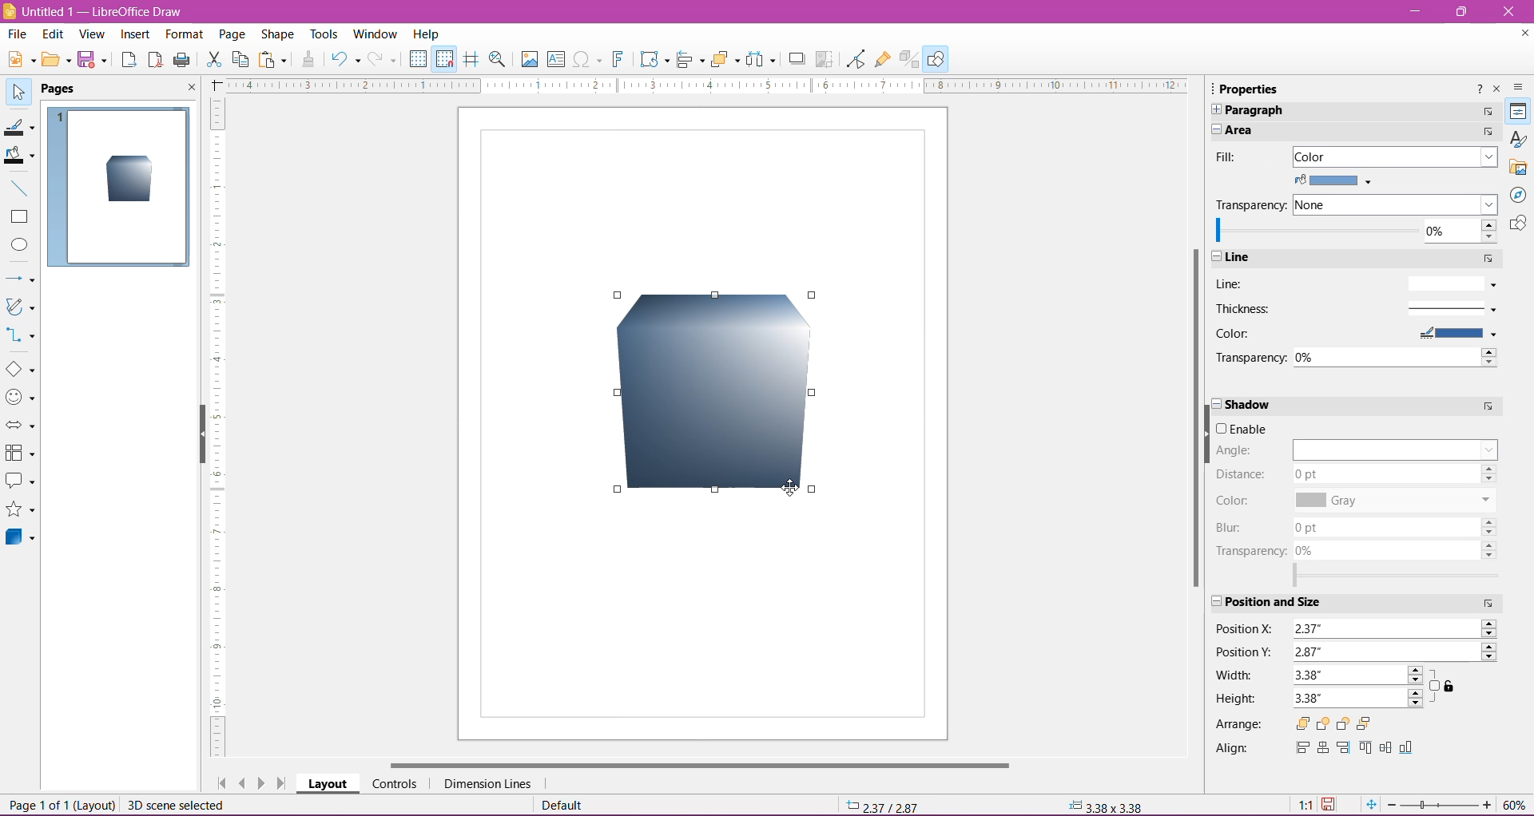 The image size is (1534, 816). What do you see at coordinates (1103, 804) in the screenshot?
I see `` at bounding box center [1103, 804].